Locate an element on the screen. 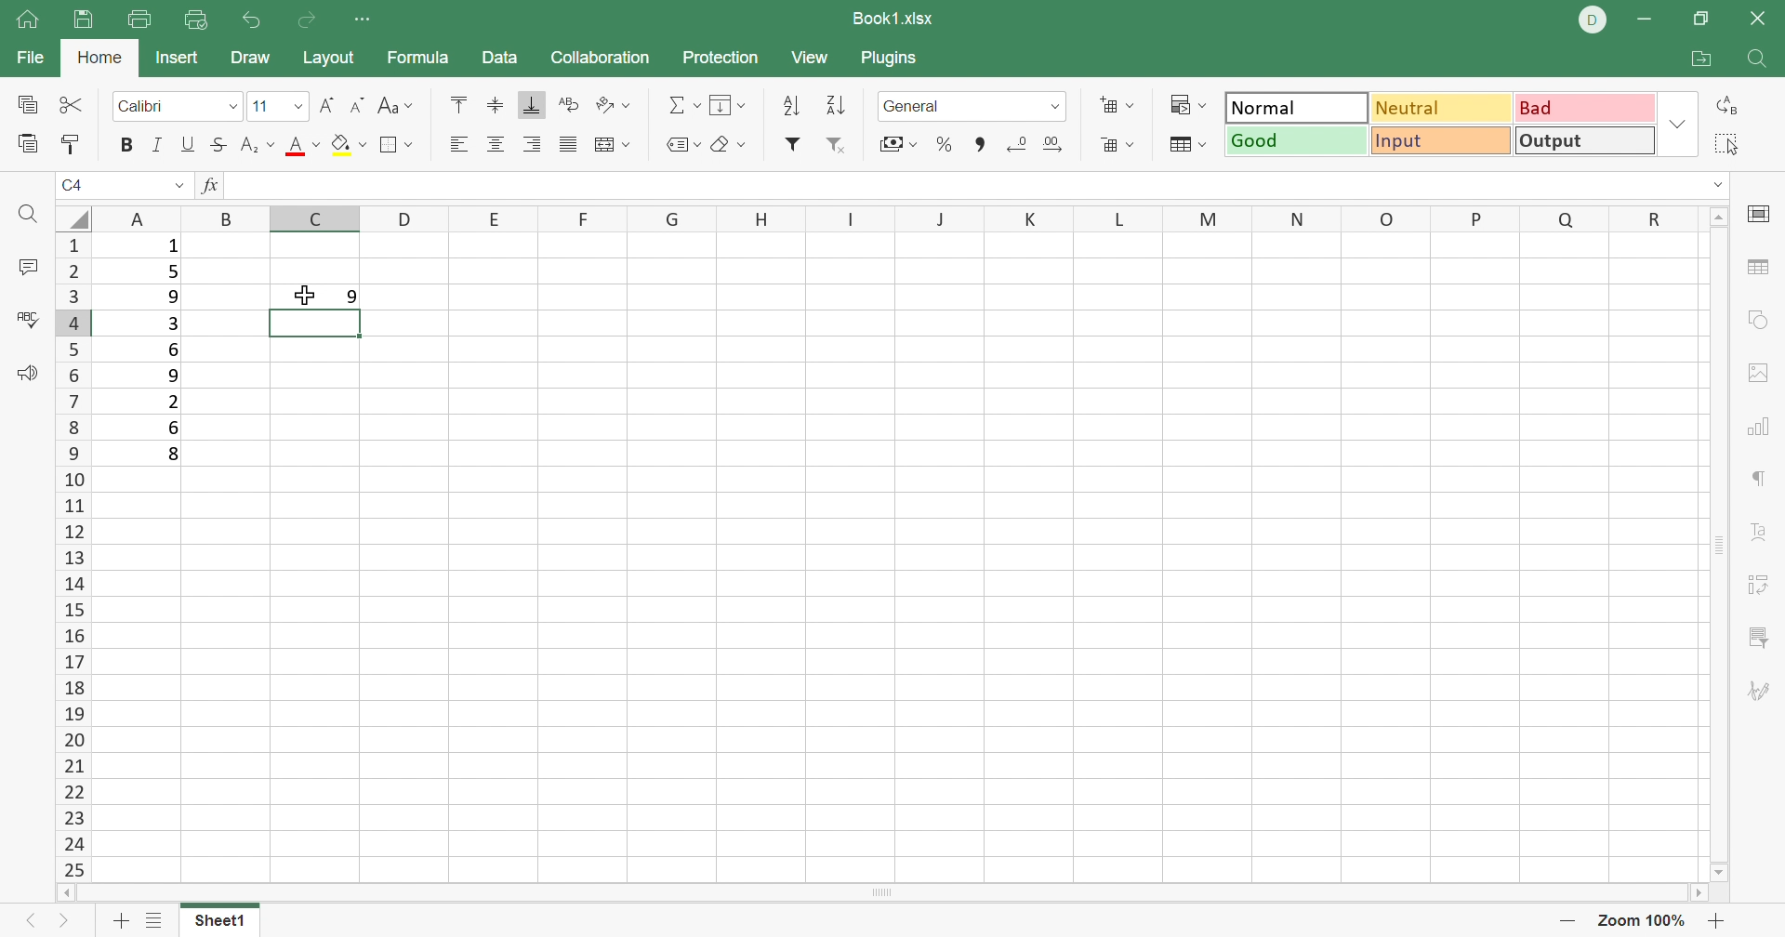 The height and width of the screenshot is (937, 1785). fx is located at coordinates (208, 187).